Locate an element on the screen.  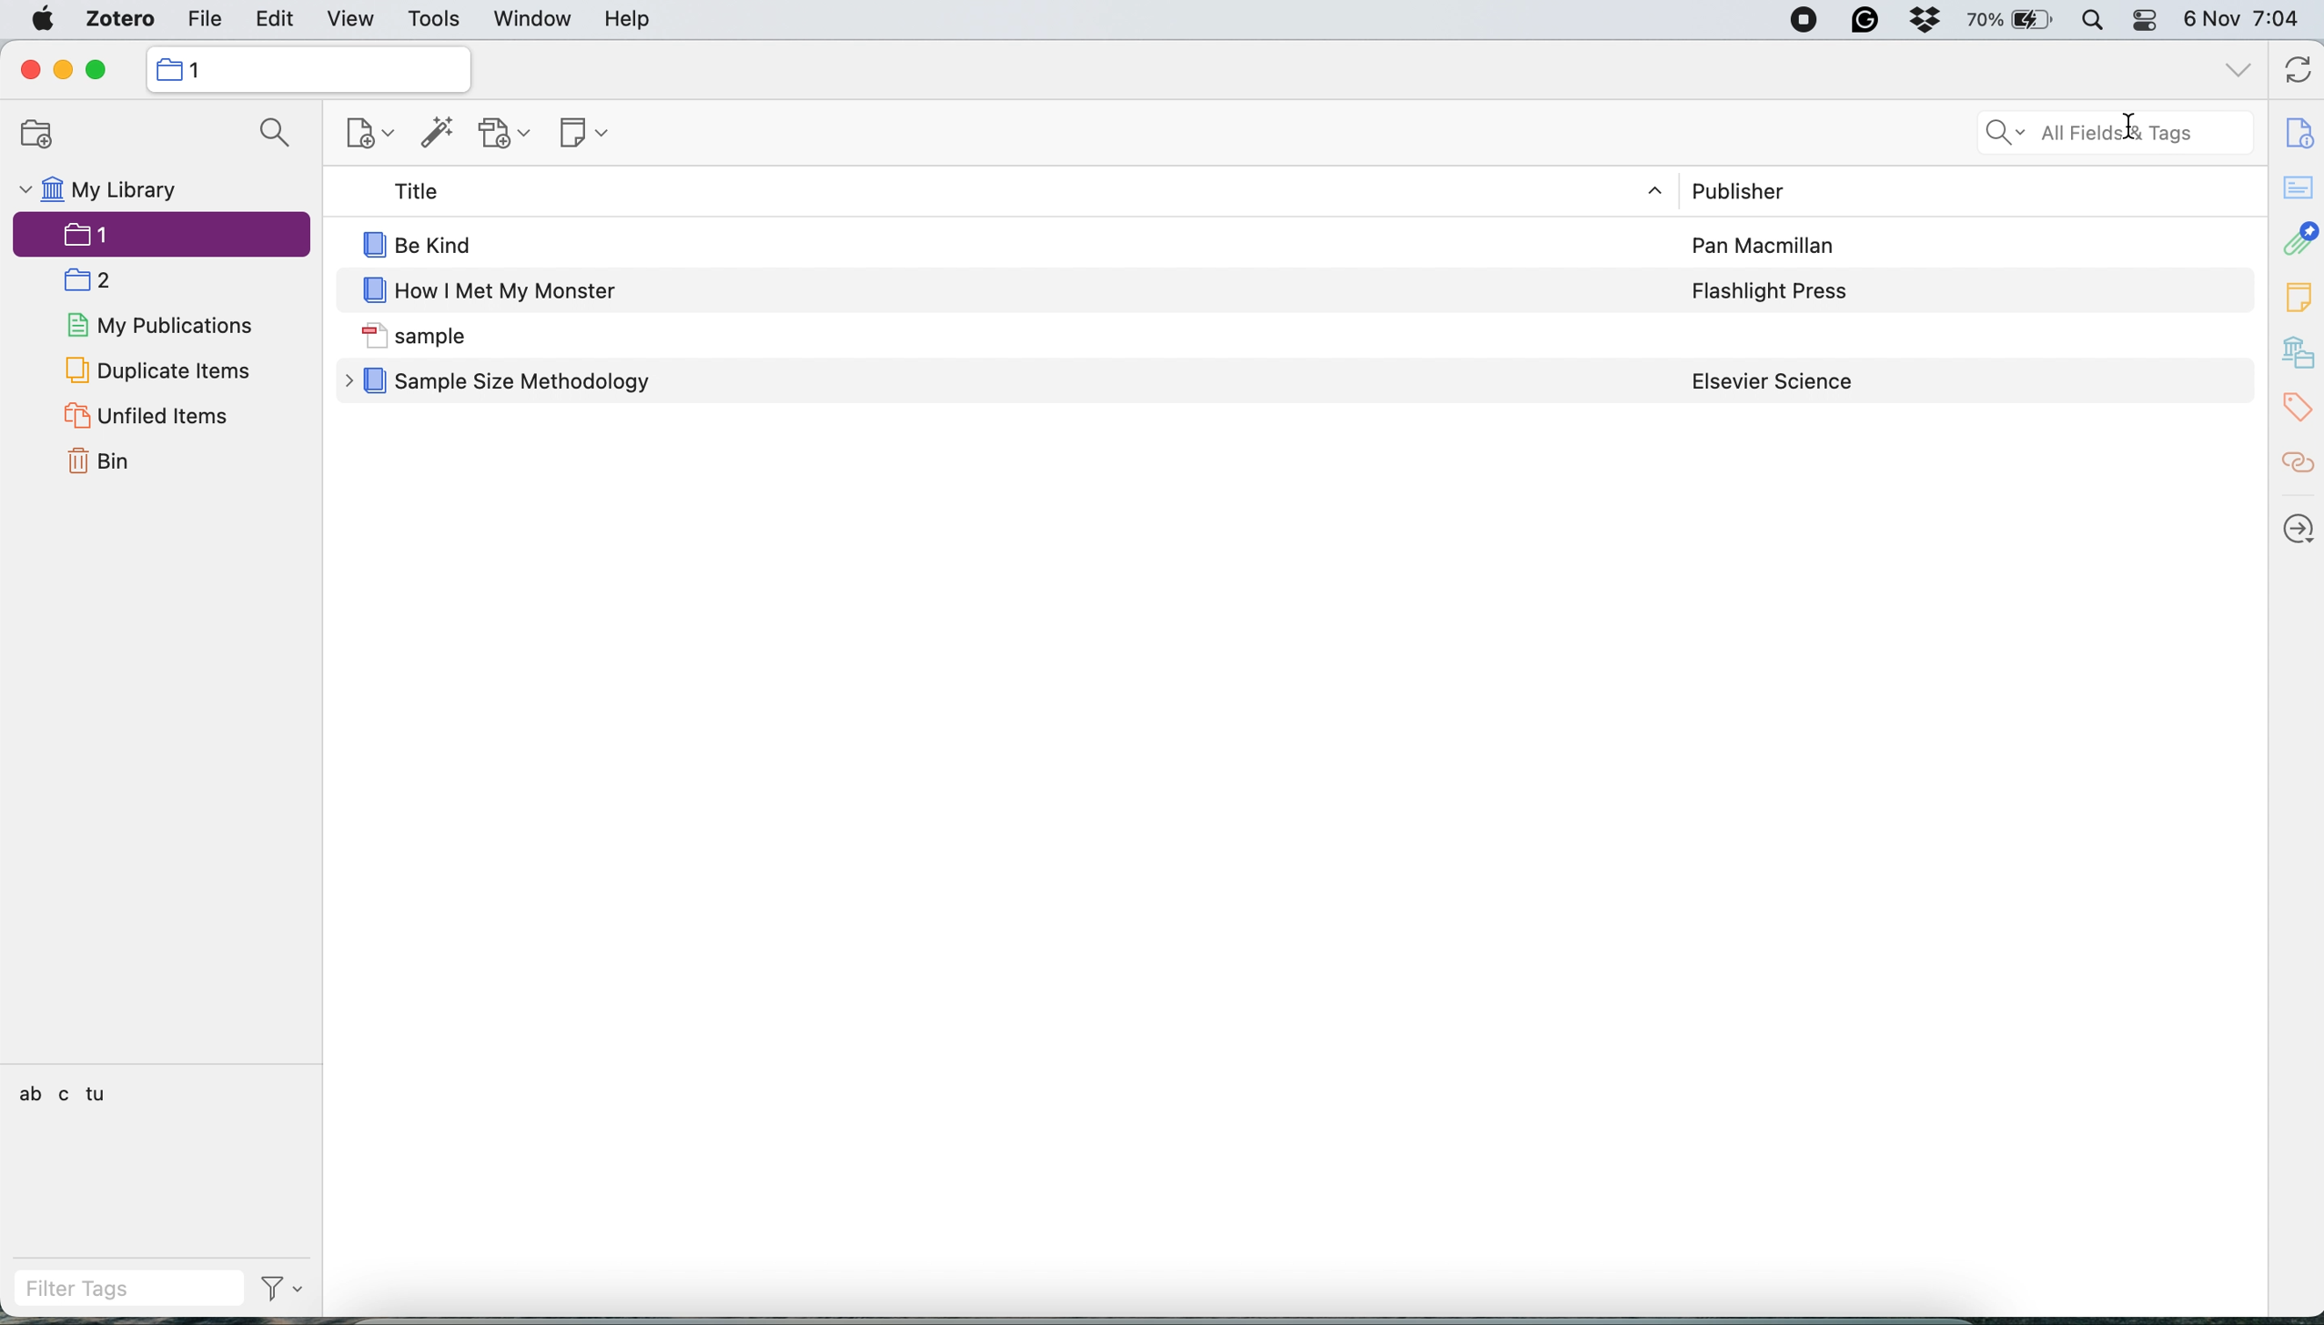
filter tags drop down is located at coordinates (287, 1288).